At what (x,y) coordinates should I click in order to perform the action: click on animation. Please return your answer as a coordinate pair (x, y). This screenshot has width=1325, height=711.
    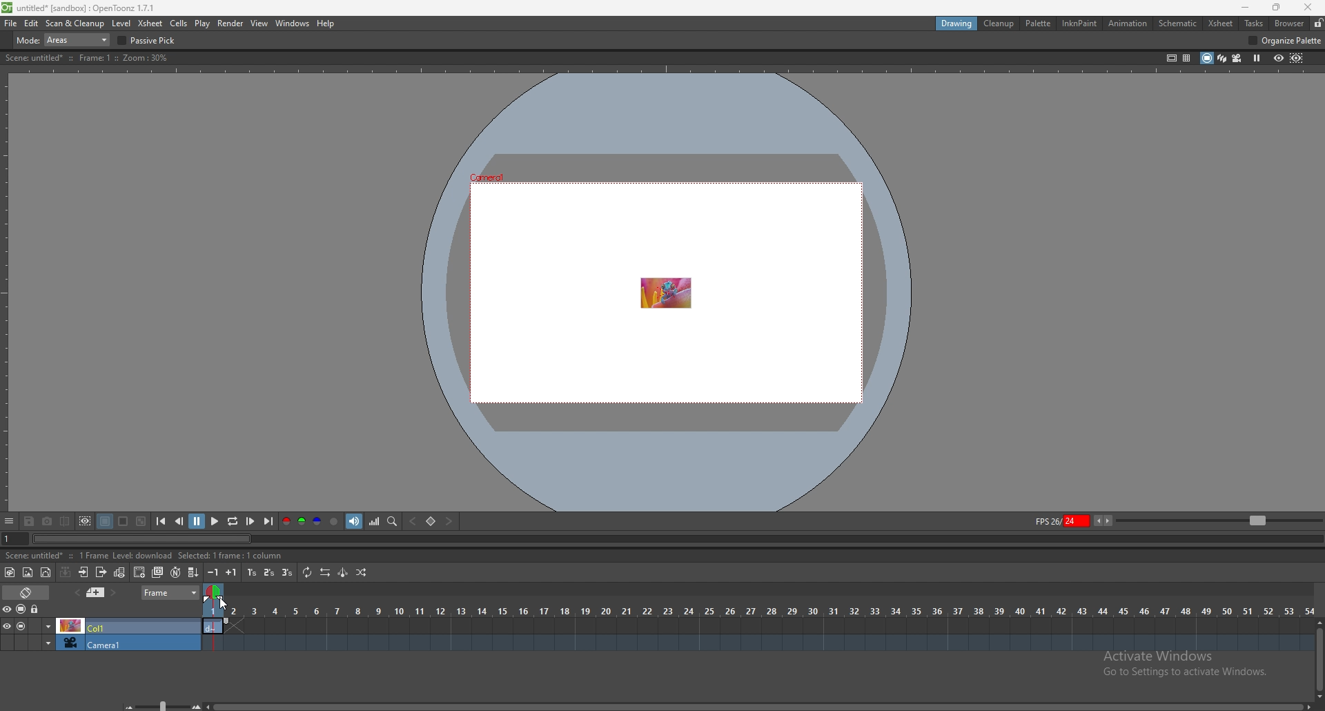
    Looking at the image, I should click on (1128, 24).